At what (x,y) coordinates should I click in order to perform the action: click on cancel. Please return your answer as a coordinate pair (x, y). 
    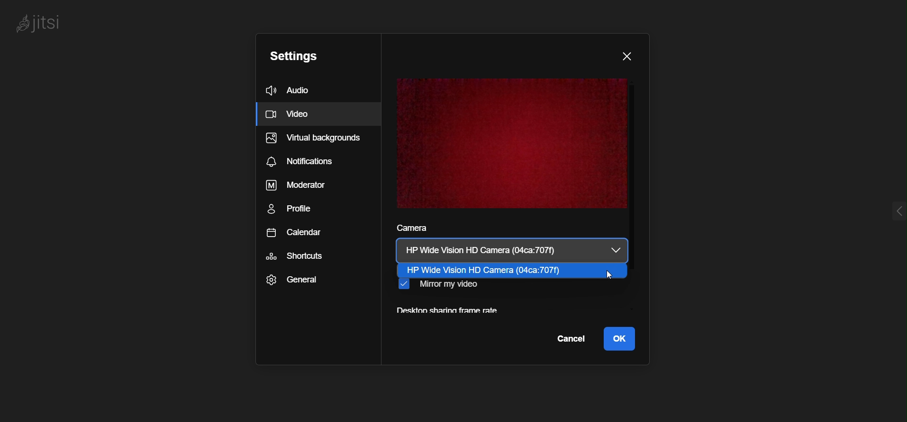
    Looking at the image, I should click on (570, 339).